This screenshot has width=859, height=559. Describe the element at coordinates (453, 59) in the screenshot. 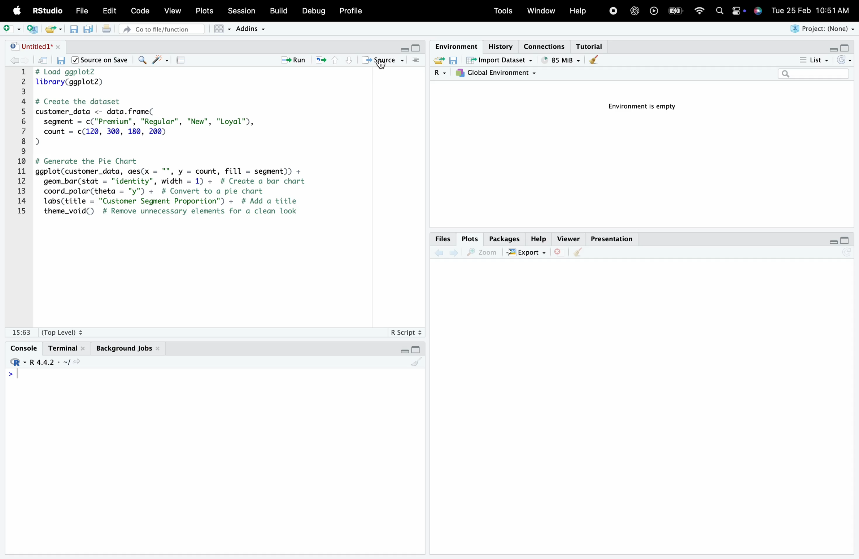

I see `save environment variables` at that location.